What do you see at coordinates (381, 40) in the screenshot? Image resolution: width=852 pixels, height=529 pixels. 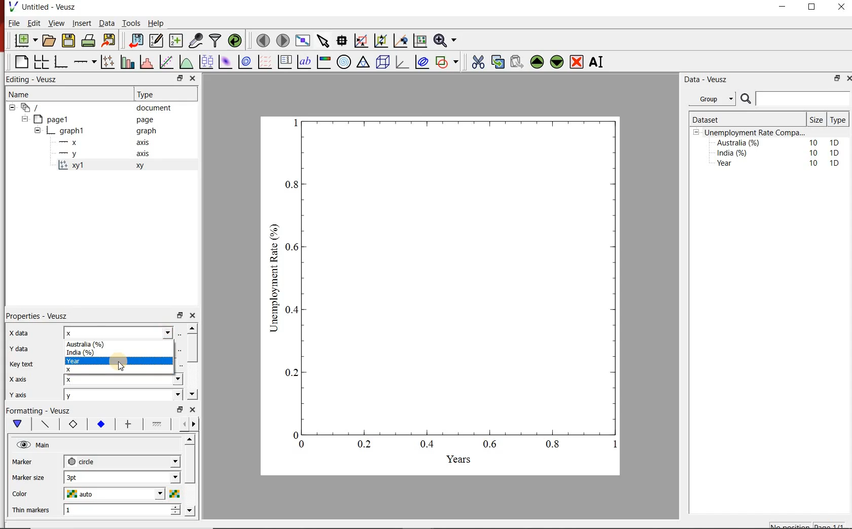 I see `click to zoom out graph axes` at bounding box center [381, 40].